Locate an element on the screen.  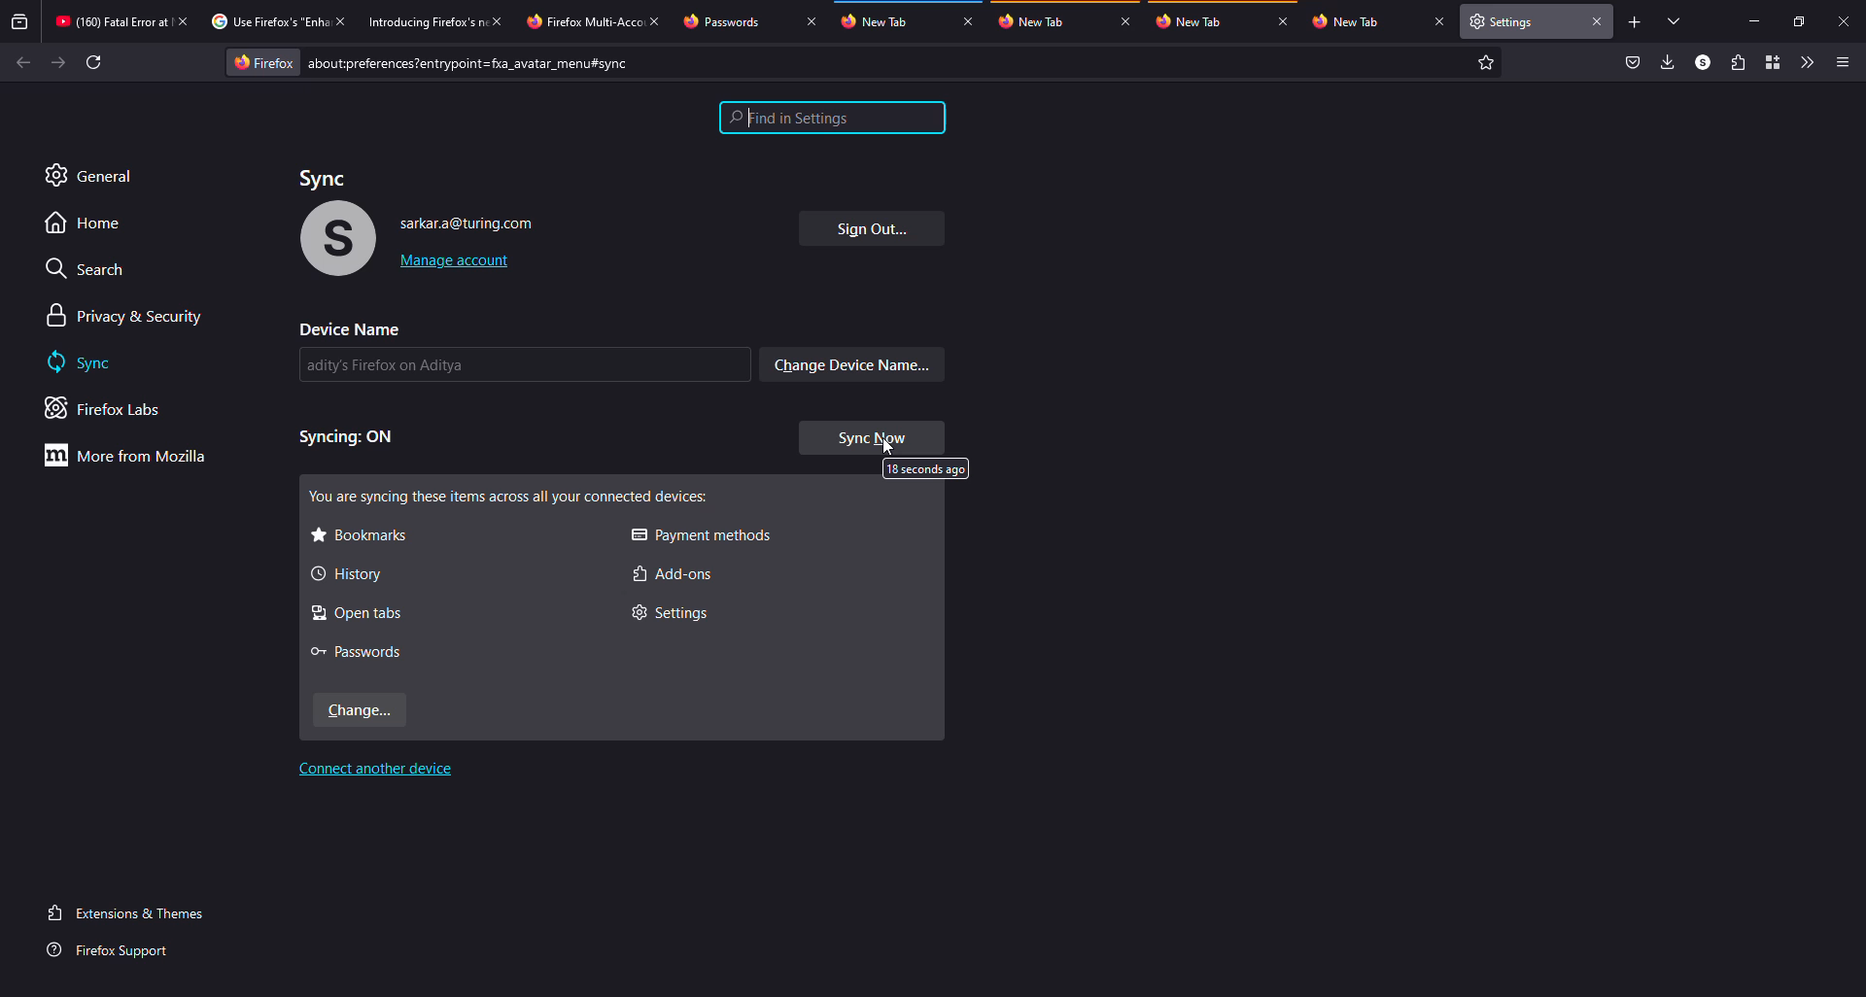
add-ons is located at coordinates (673, 573).